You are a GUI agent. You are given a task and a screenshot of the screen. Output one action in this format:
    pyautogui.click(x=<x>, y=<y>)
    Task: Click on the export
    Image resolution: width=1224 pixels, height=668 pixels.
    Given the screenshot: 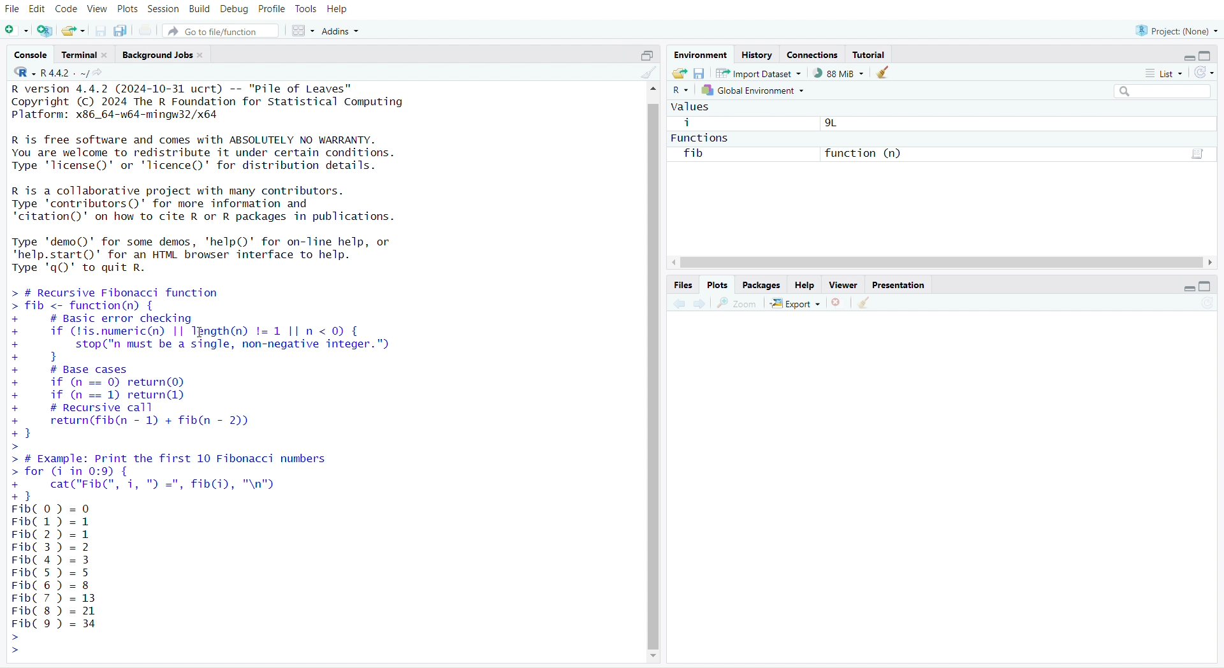 What is the action you would take?
    pyautogui.click(x=796, y=305)
    